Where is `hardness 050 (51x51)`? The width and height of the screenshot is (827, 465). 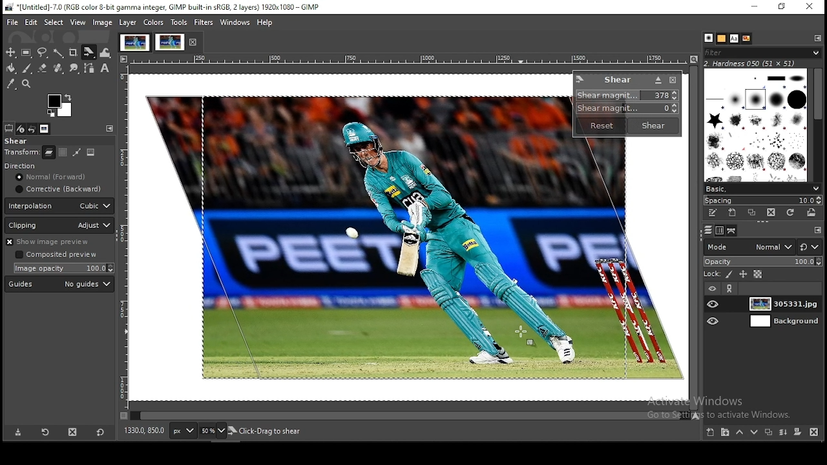 hardness 050 (51x51) is located at coordinates (759, 64).